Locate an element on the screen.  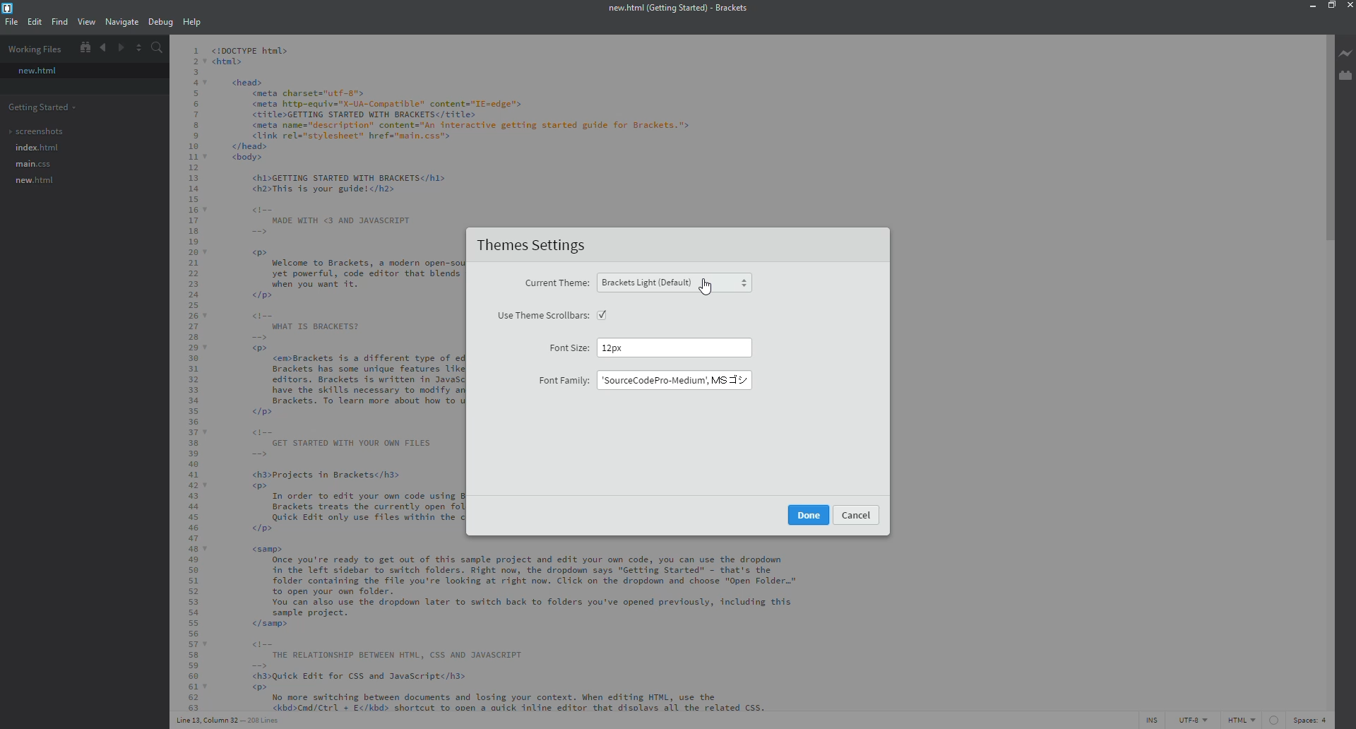
ins is located at coordinates (1153, 720).